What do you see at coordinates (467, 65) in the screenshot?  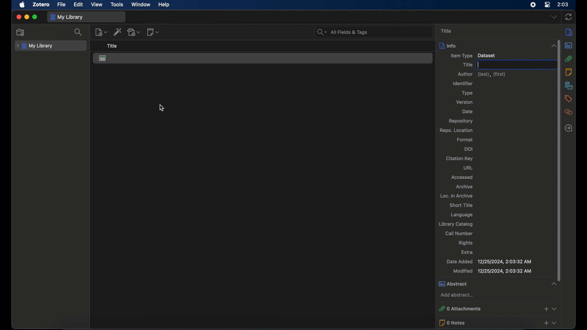 I see `title` at bounding box center [467, 65].